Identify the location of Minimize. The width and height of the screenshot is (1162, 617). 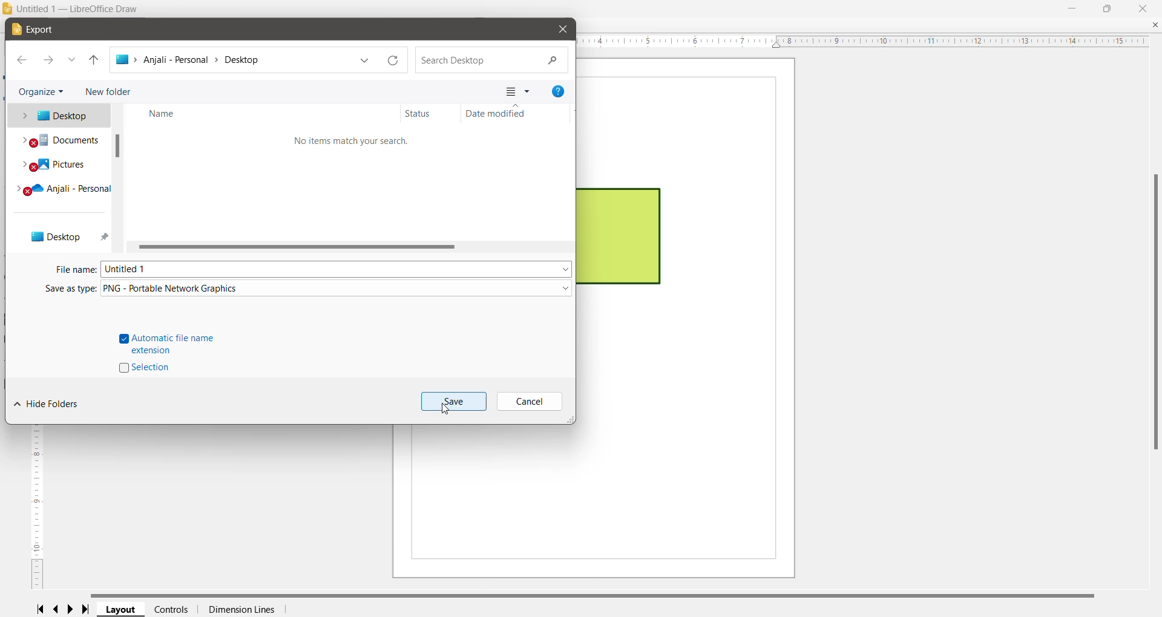
(1072, 7).